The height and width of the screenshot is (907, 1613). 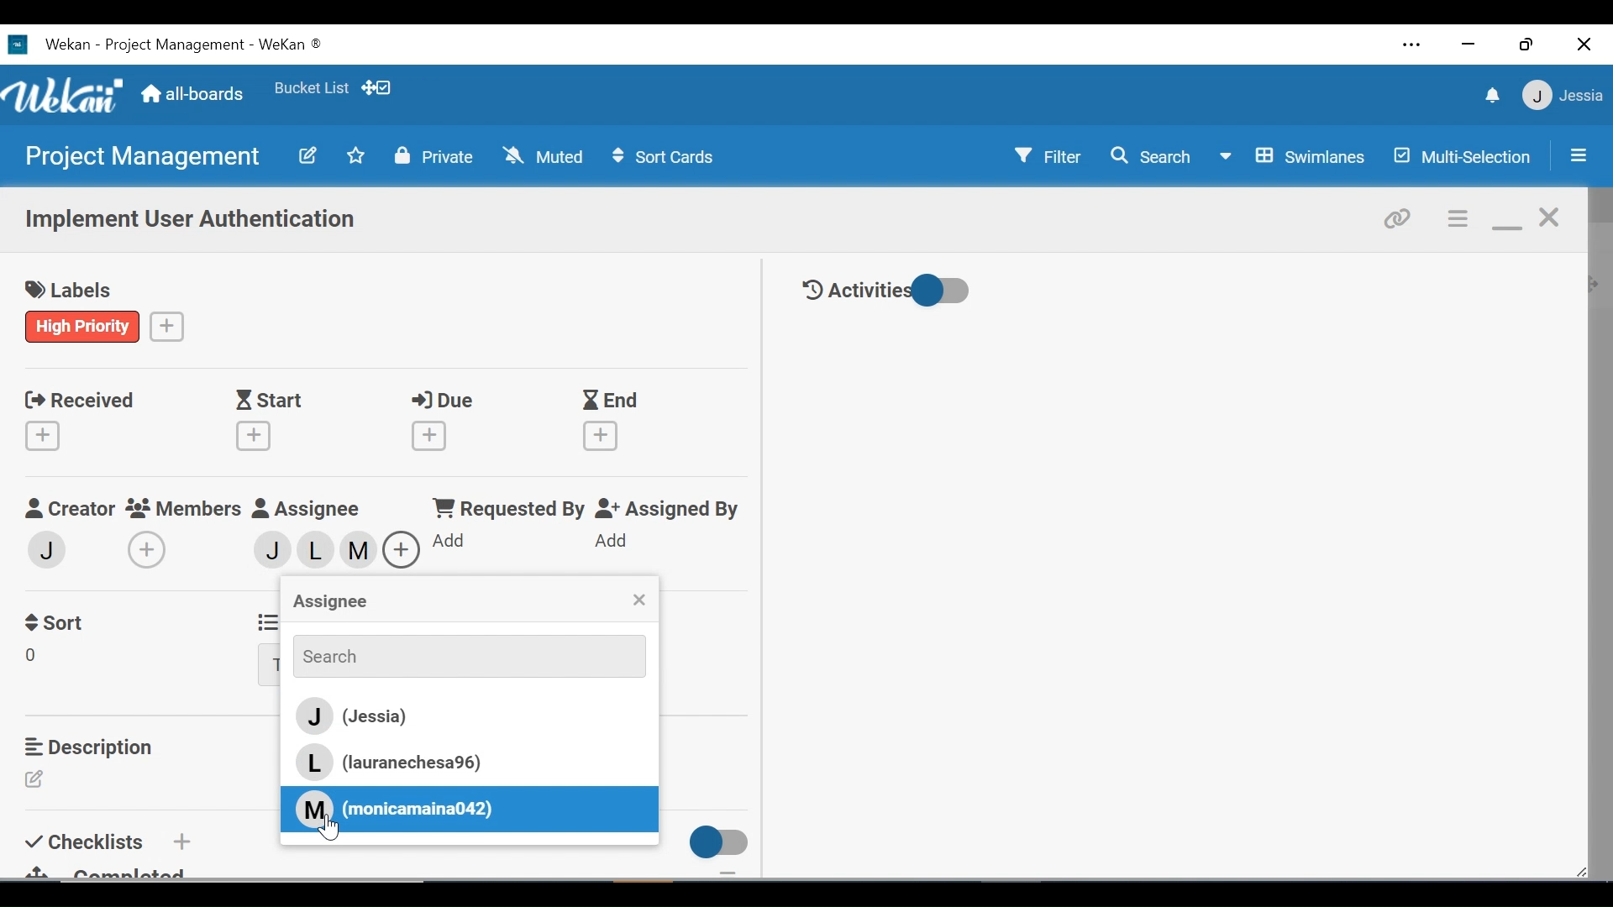 I want to click on bucket list, so click(x=311, y=88).